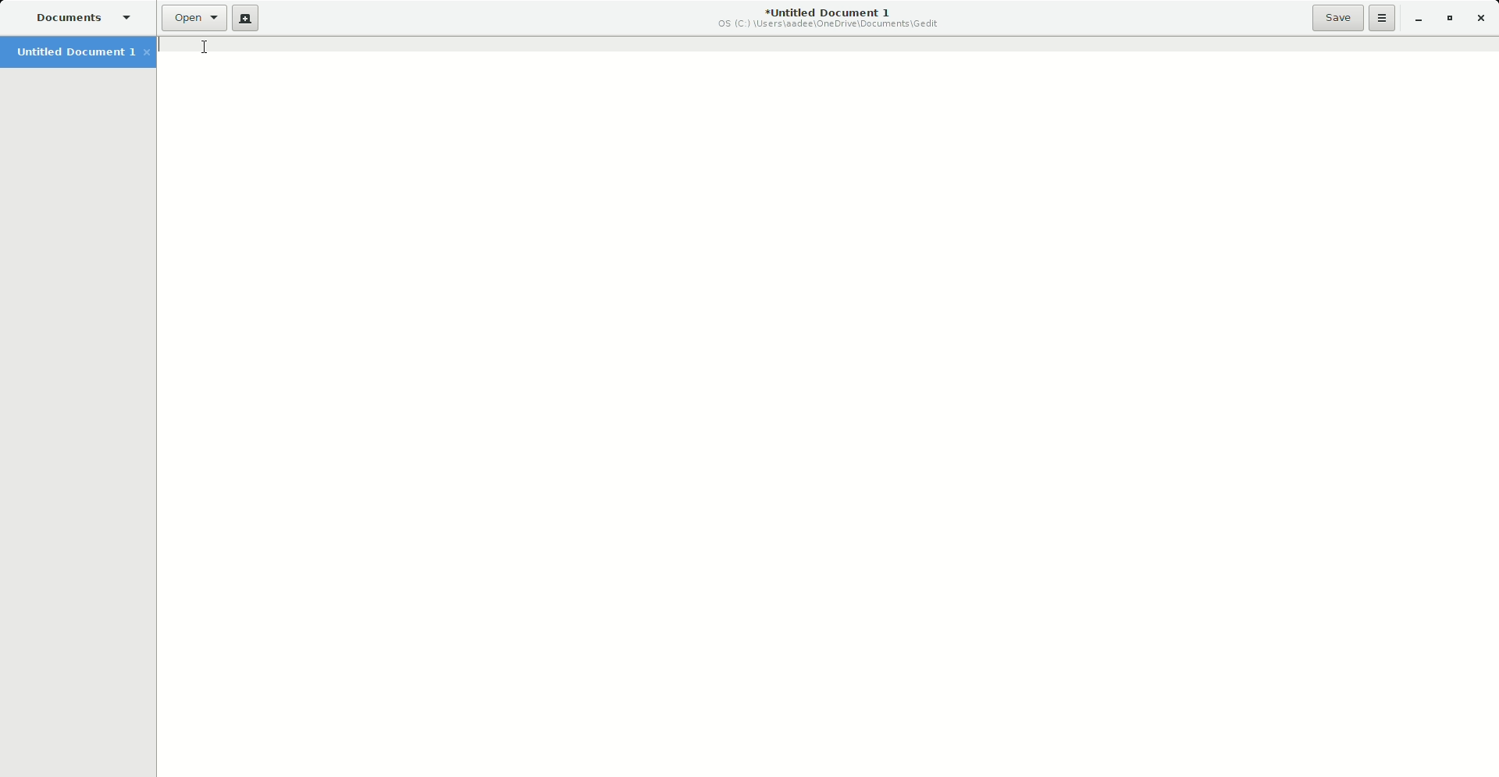 This screenshot has width=1499, height=777. What do you see at coordinates (1383, 18) in the screenshot?
I see `Options` at bounding box center [1383, 18].